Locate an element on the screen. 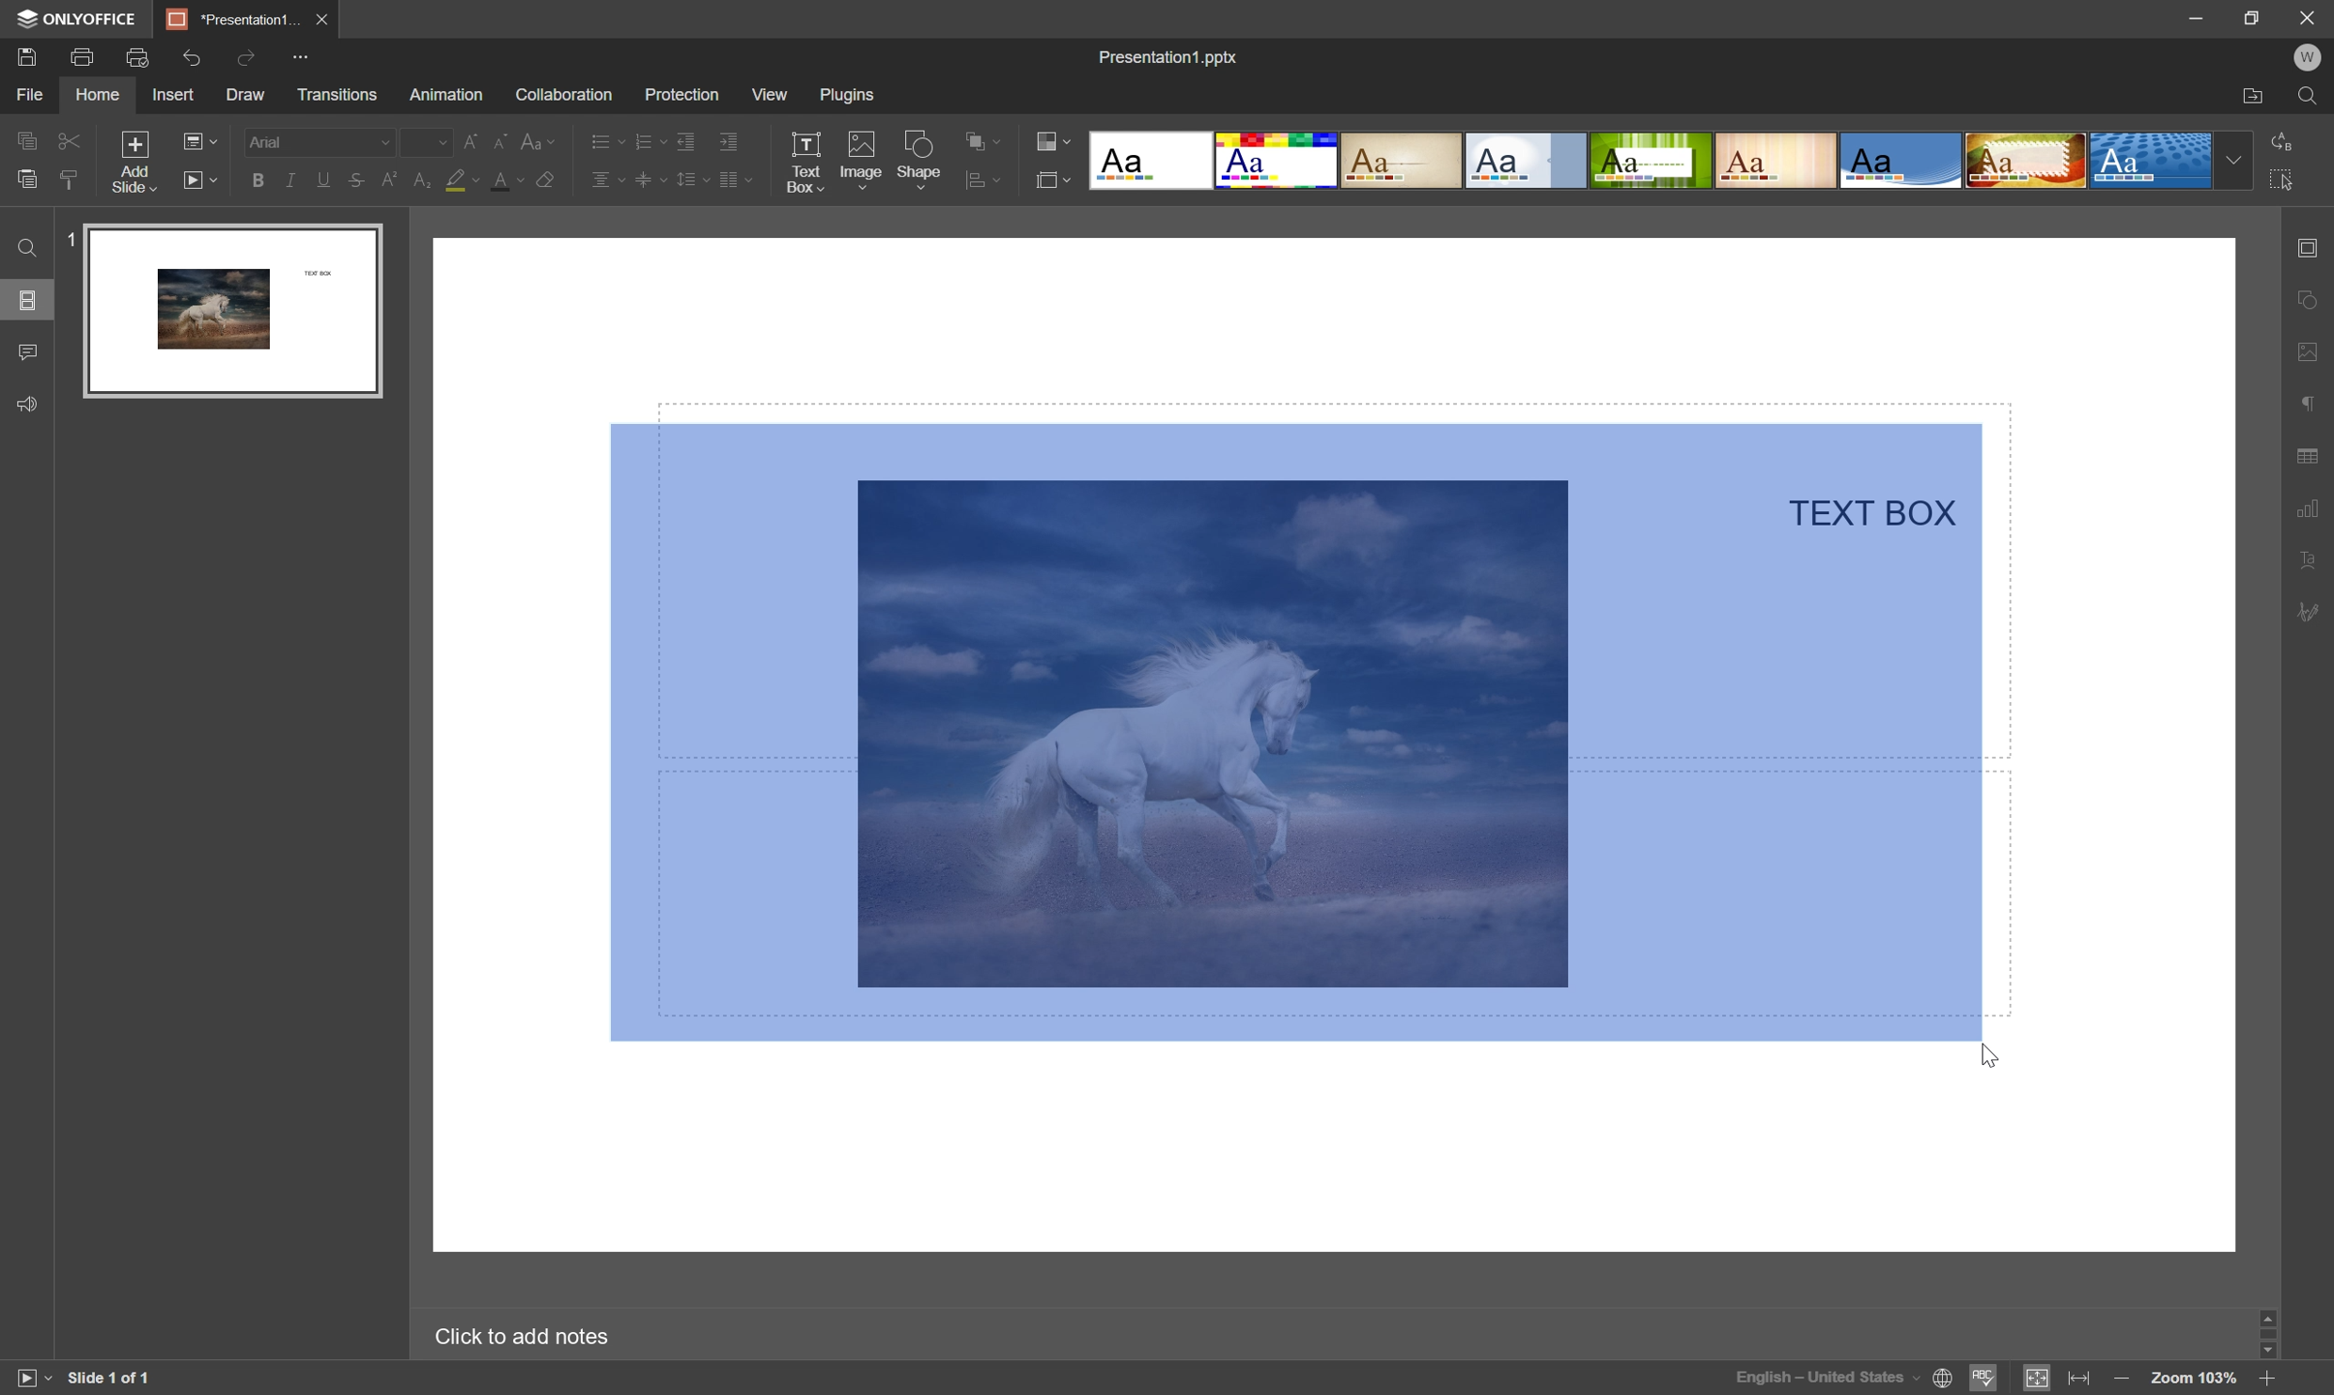 This screenshot has width=2334, height=1395. zoom in is located at coordinates (2268, 1380).